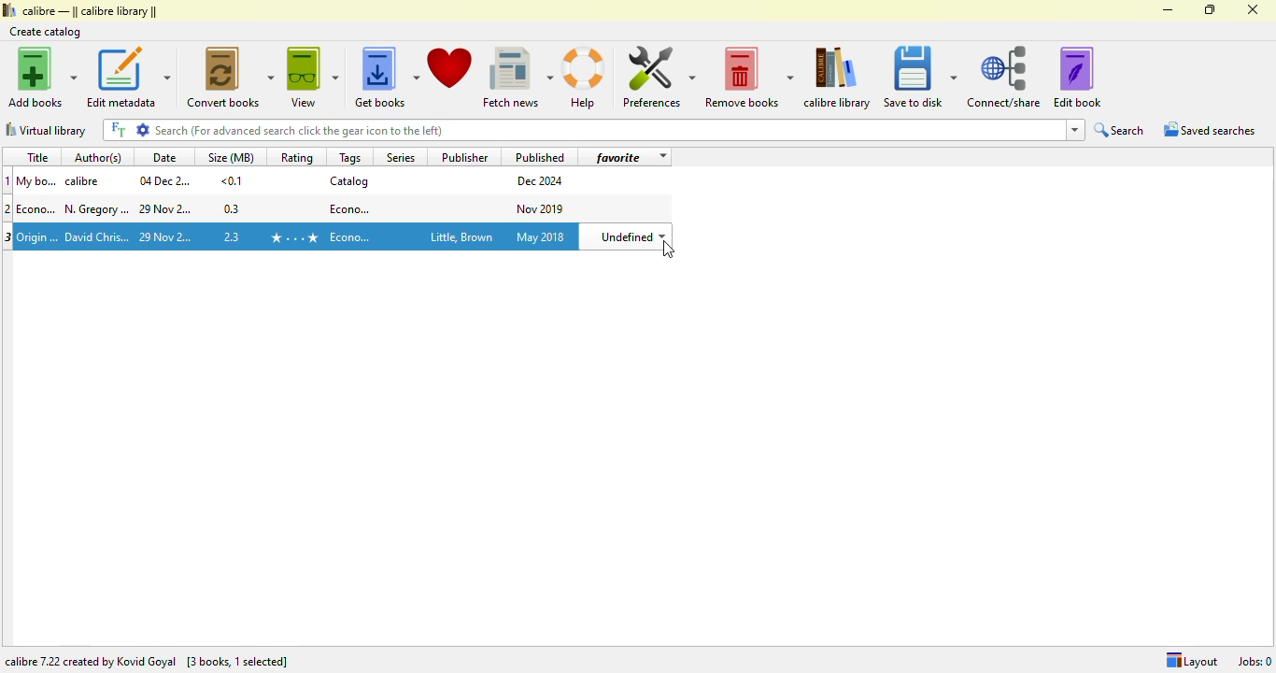 This screenshot has width=1276, height=673. Describe the element at coordinates (1210, 129) in the screenshot. I see `saved searches` at that location.